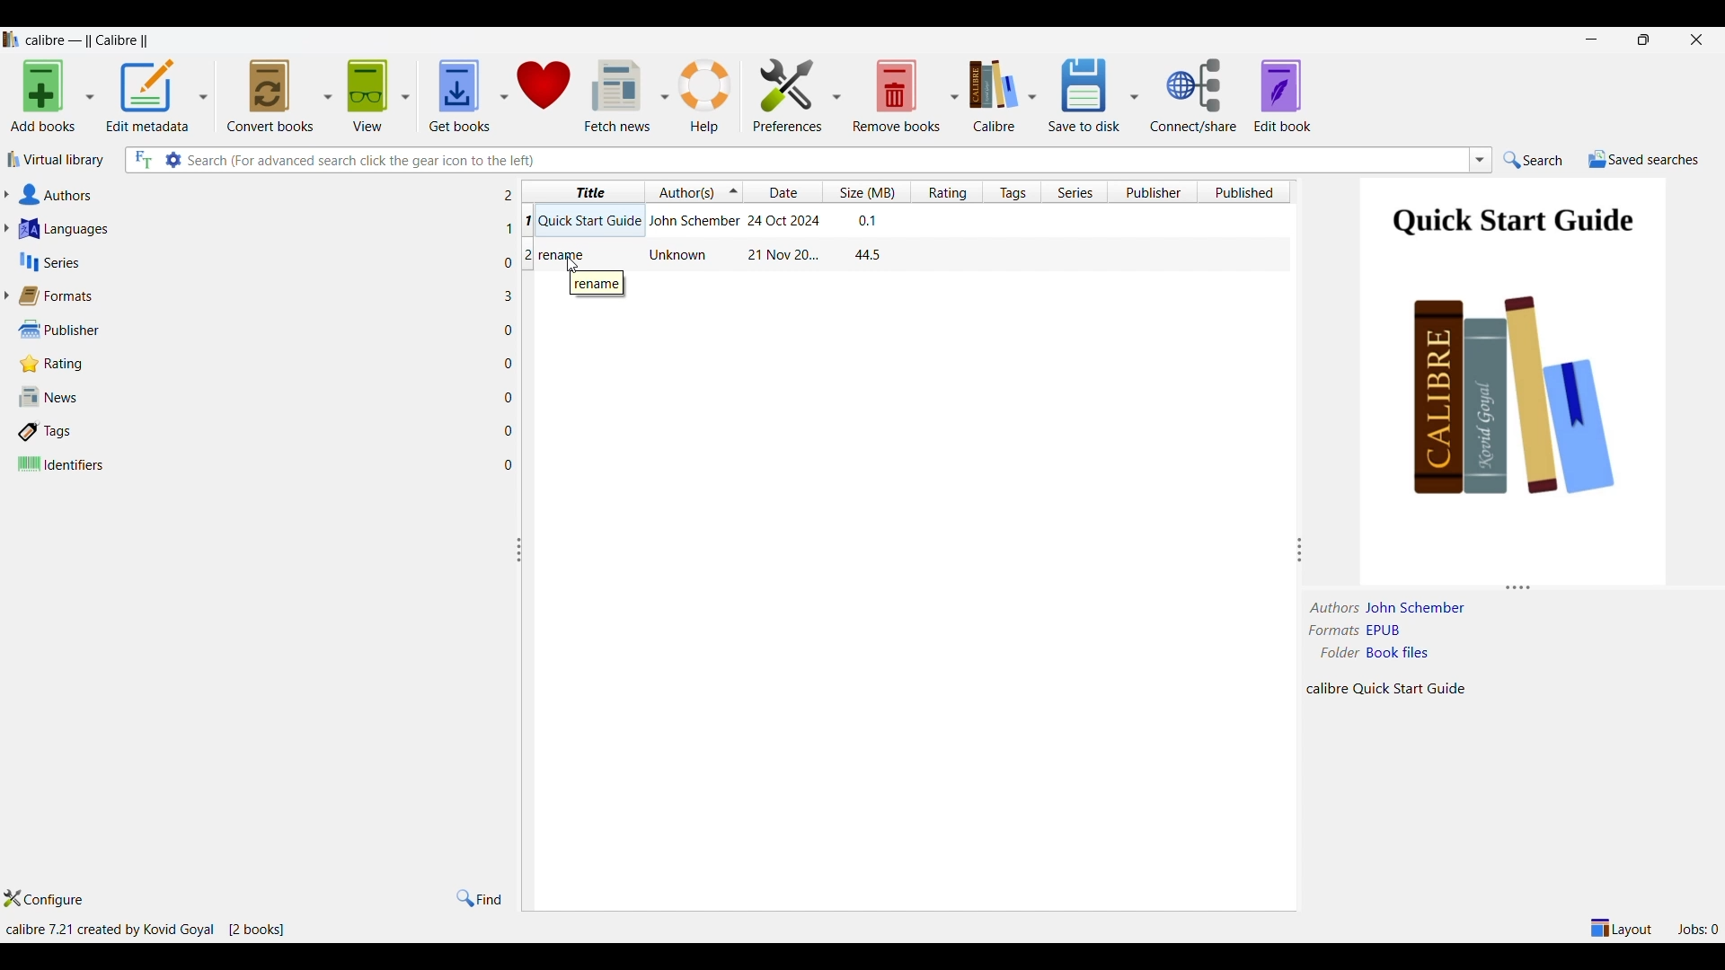 The width and height of the screenshot is (1725, 970). What do you see at coordinates (1282, 96) in the screenshot?
I see `Edit book` at bounding box center [1282, 96].